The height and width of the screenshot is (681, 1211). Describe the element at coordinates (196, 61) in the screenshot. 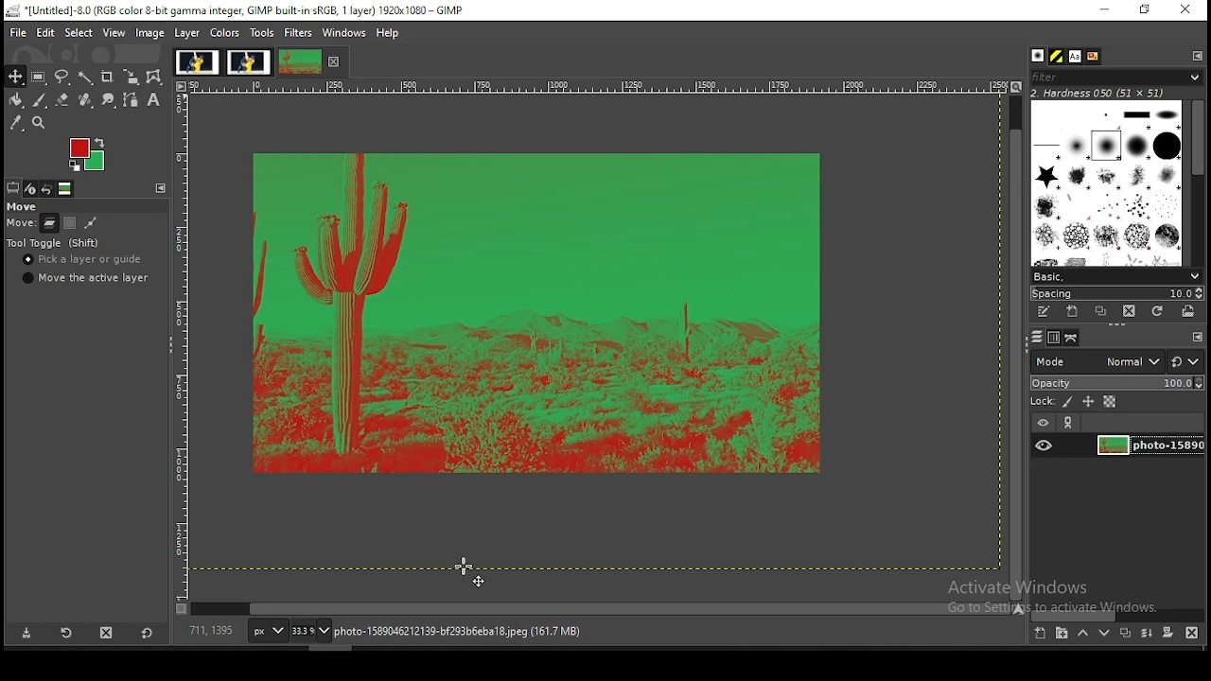

I see `image` at that location.